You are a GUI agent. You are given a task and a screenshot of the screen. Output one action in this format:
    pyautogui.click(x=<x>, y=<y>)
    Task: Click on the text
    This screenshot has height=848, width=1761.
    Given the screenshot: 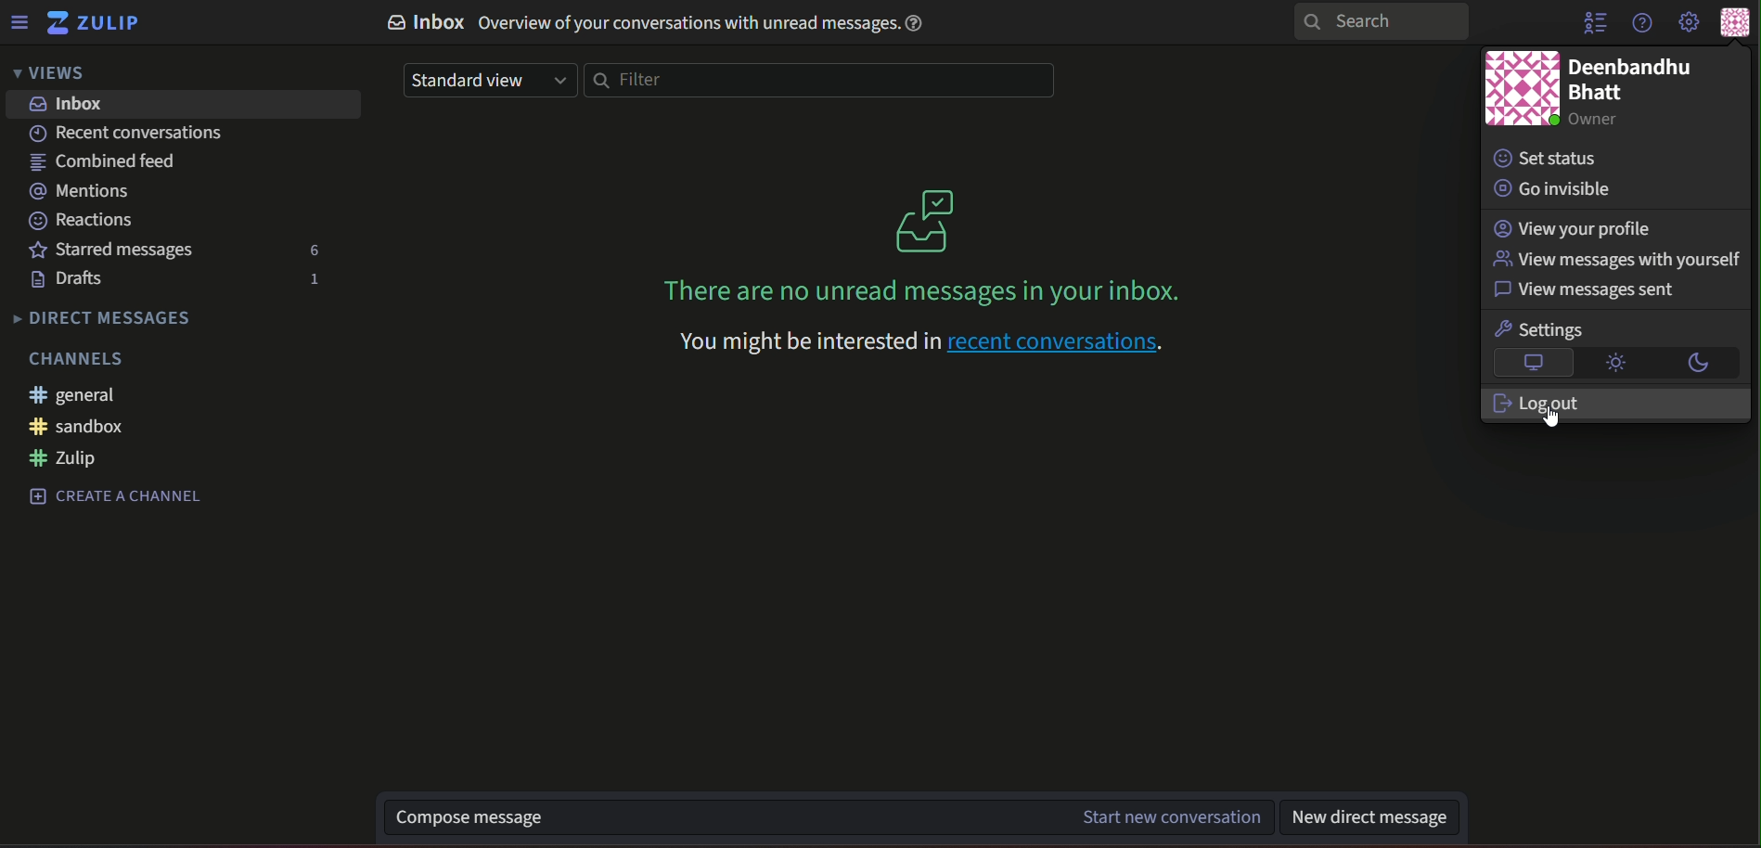 What is the action you would take?
    pyautogui.click(x=1376, y=816)
    